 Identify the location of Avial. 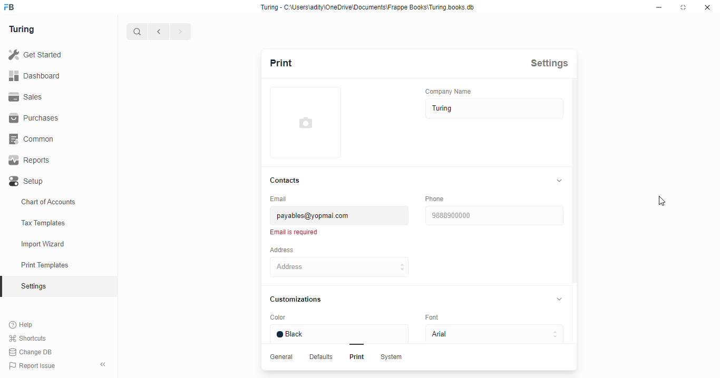
(492, 335).